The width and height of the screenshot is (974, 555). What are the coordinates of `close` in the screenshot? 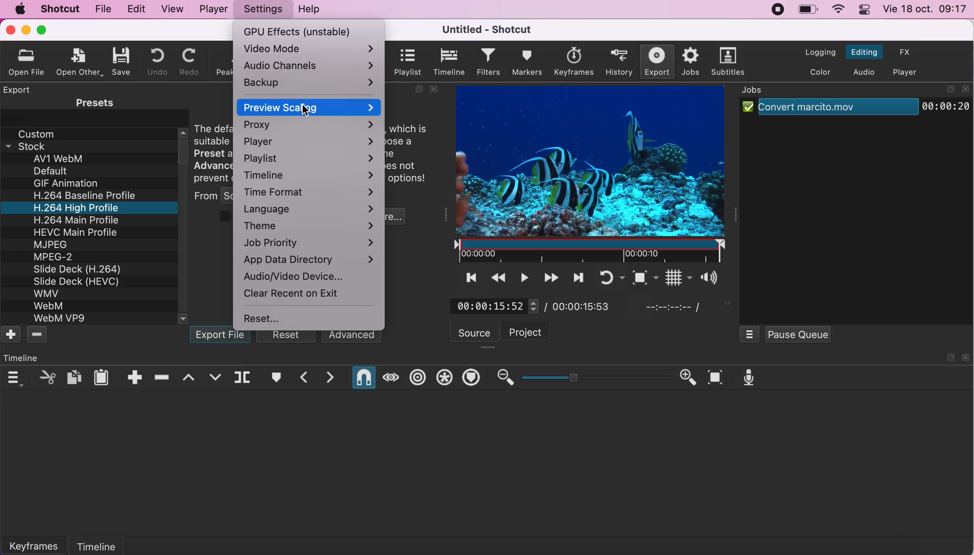 It's located at (437, 89).